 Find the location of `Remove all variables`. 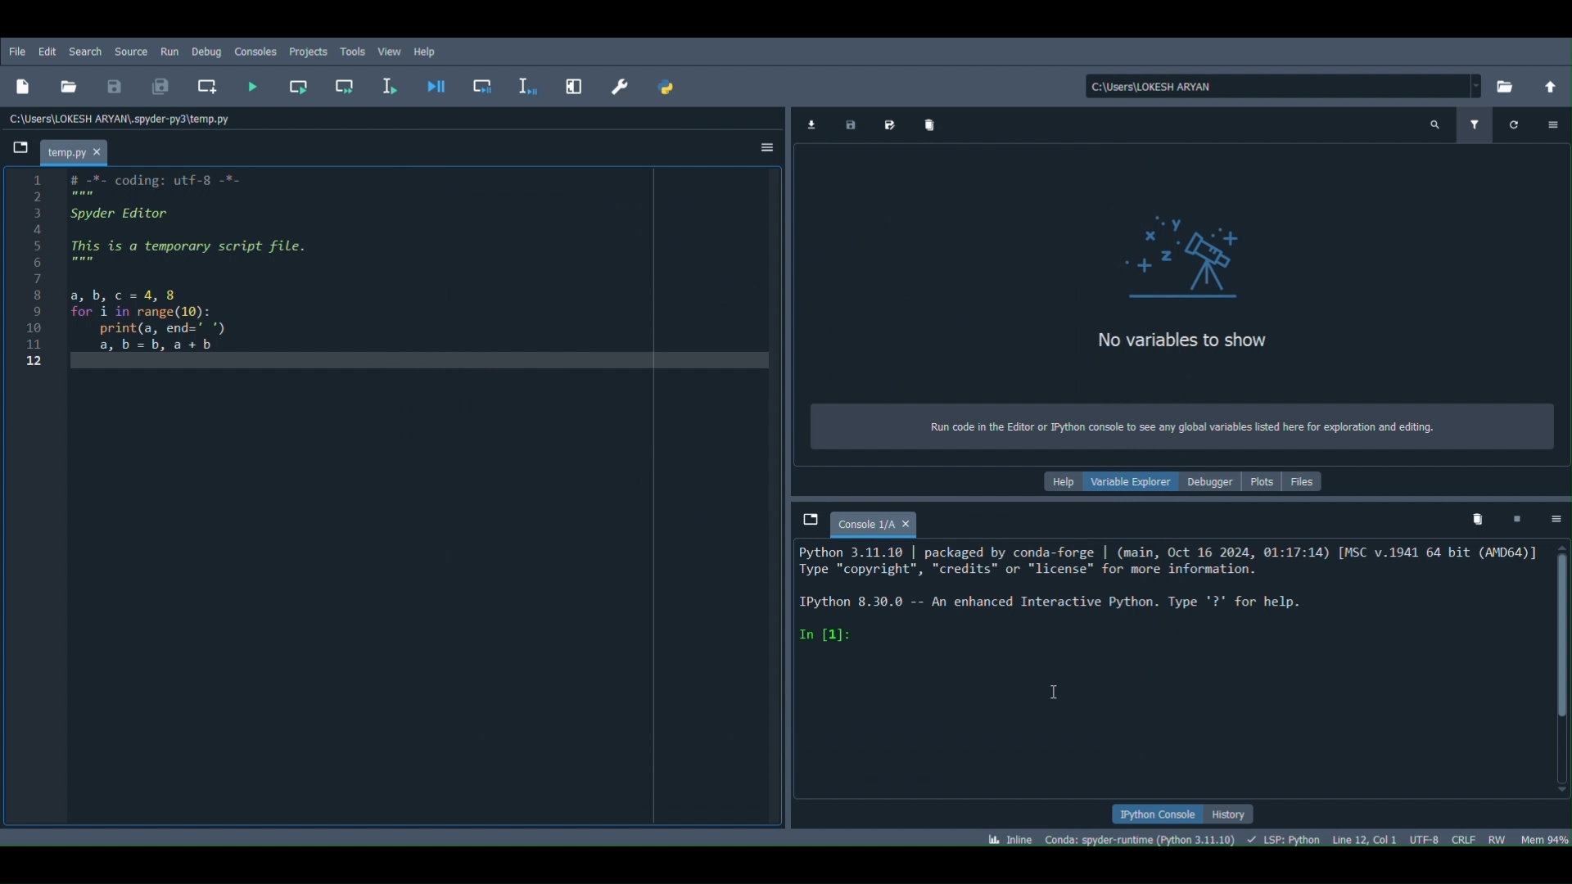

Remove all variables is located at coordinates (940, 125).